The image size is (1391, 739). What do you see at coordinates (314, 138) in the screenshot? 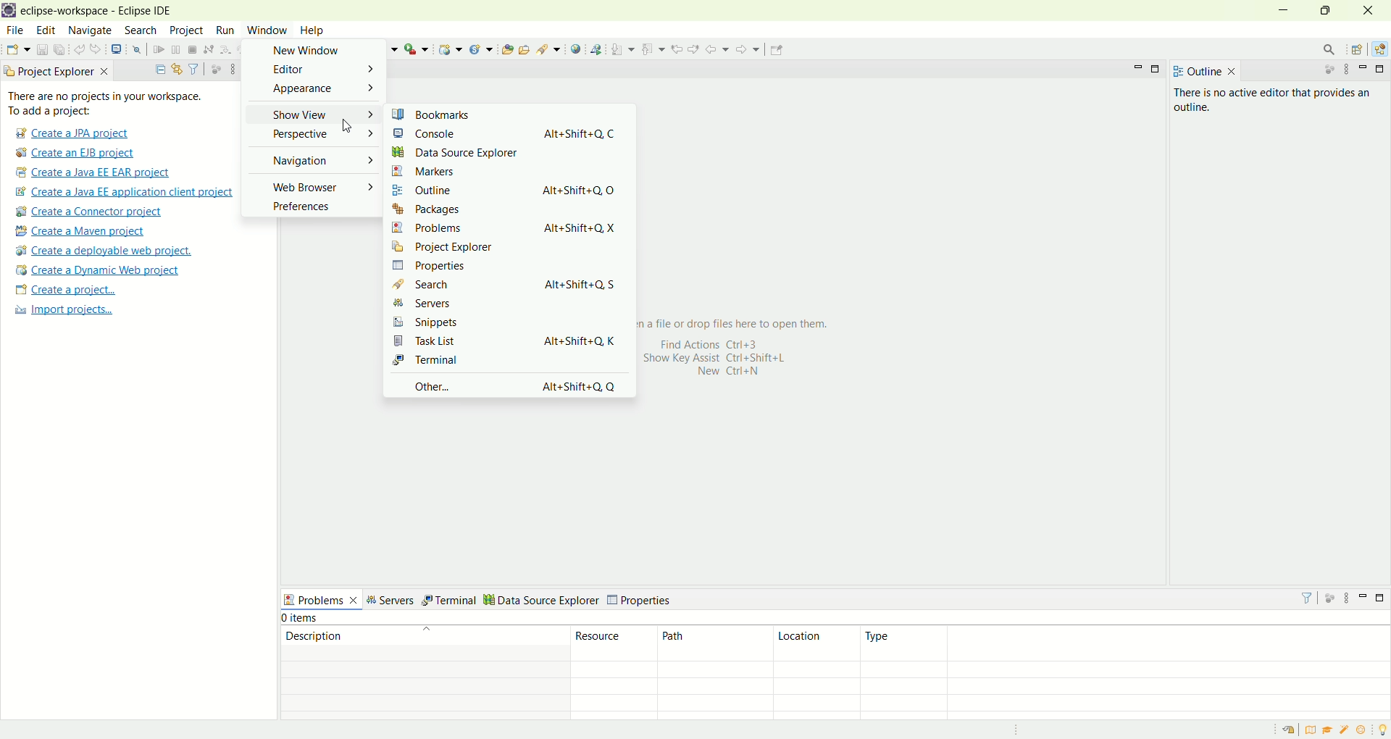
I see `perspective` at bounding box center [314, 138].